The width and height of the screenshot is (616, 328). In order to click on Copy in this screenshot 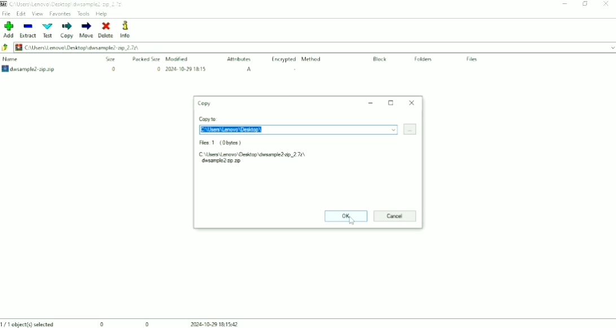, I will do `click(203, 103)`.